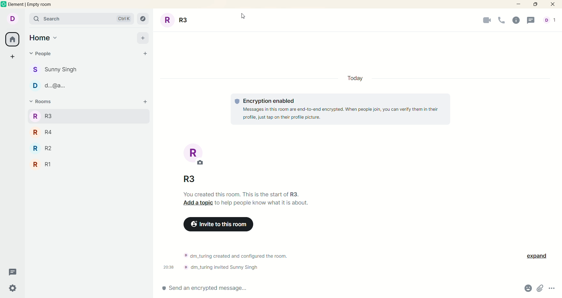  I want to click on R3, so click(188, 178).